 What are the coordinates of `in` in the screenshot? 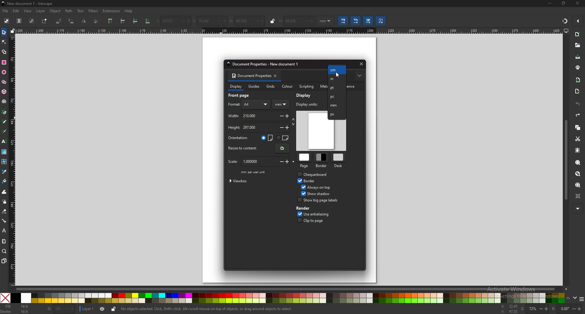 It's located at (337, 79).